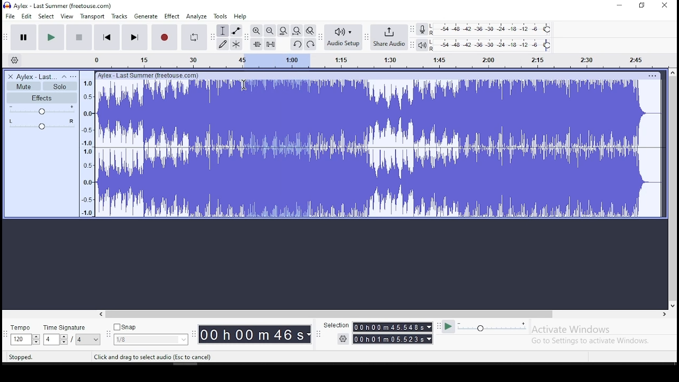 Image resolution: width=679 pixels, height=382 pixels. What do you see at coordinates (393, 340) in the screenshot?
I see `00h00m55989s` at bounding box center [393, 340].